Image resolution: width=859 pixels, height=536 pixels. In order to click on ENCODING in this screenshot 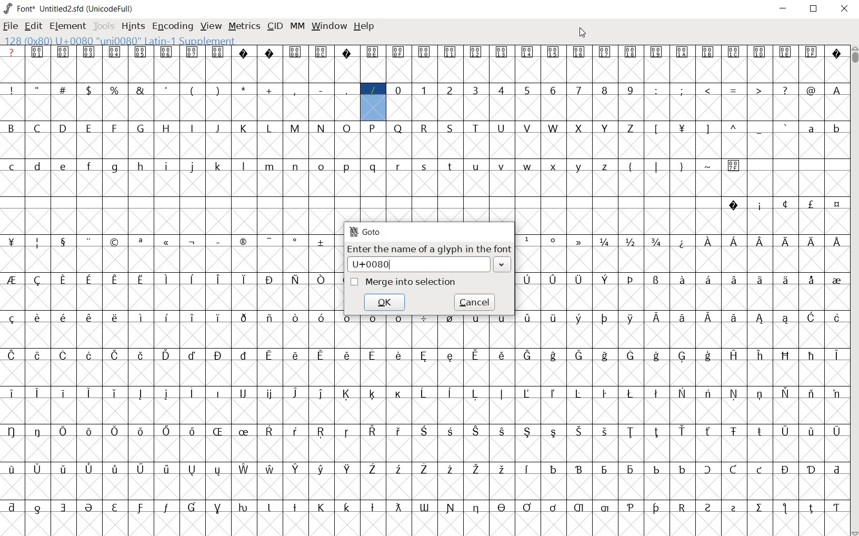, I will do `click(172, 26)`.